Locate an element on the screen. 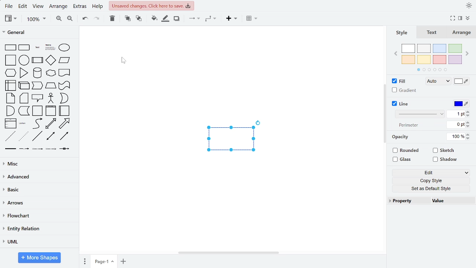 The height and width of the screenshot is (268, 476). style is located at coordinates (402, 33).